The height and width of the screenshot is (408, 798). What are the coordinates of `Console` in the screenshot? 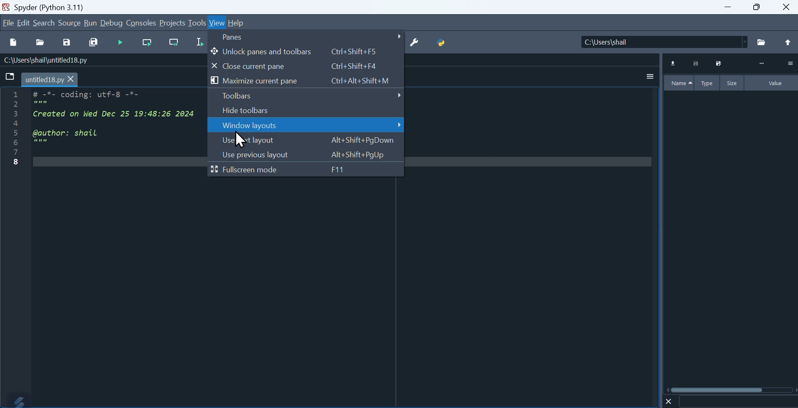 It's located at (141, 23).